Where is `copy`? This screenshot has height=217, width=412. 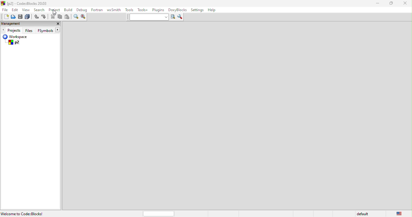 copy is located at coordinates (60, 17).